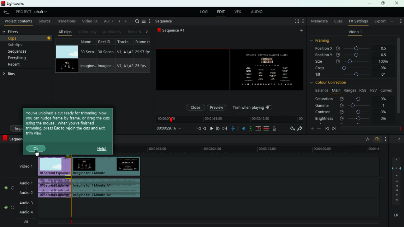  Describe the element at coordinates (112, 21) in the screenshot. I see `back` at that location.